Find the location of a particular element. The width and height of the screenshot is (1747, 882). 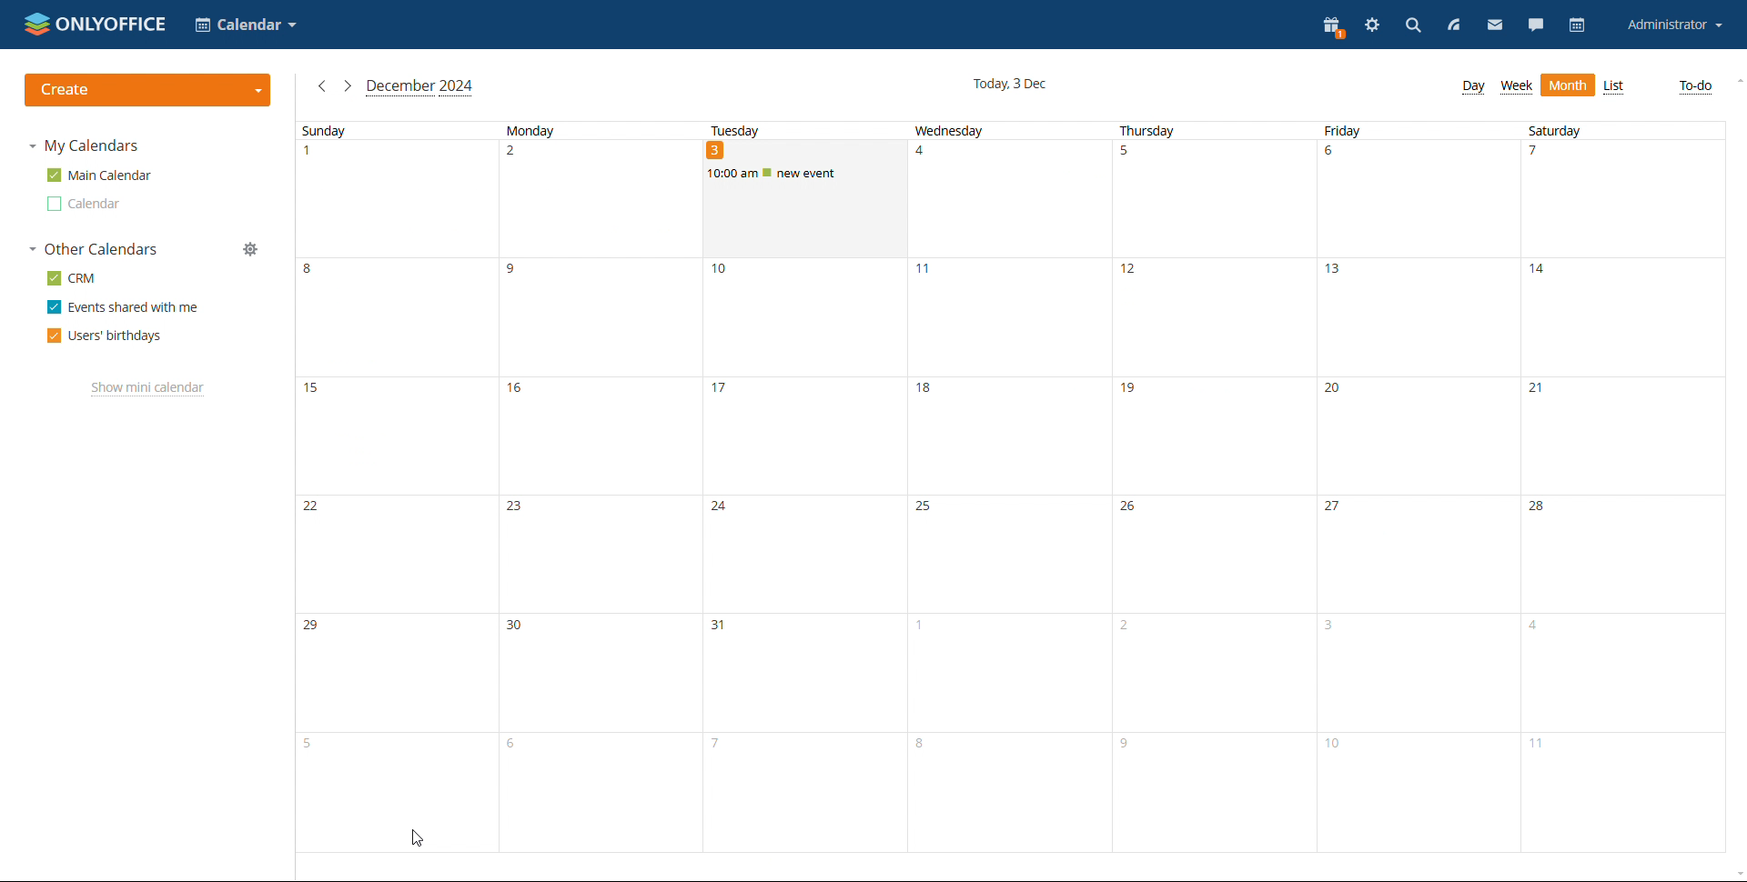

Thursday is located at coordinates (1212, 131).